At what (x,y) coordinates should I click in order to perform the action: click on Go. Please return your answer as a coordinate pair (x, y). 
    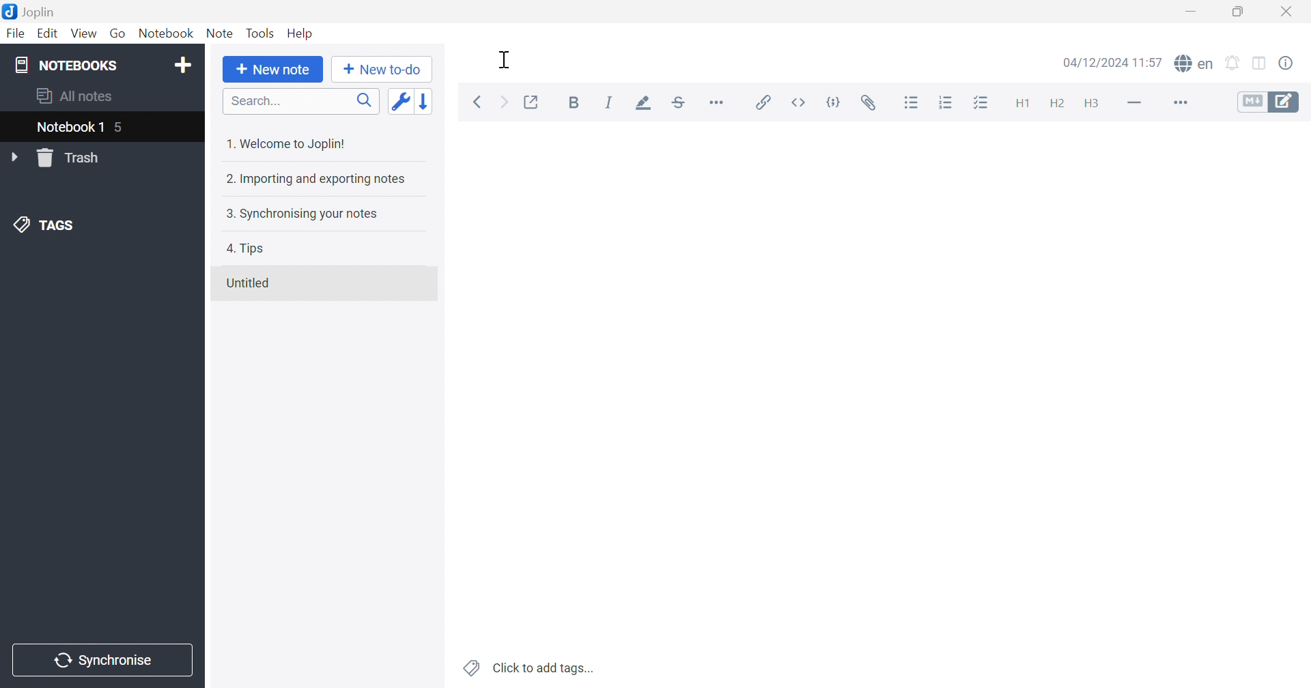
    Looking at the image, I should click on (115, 31).